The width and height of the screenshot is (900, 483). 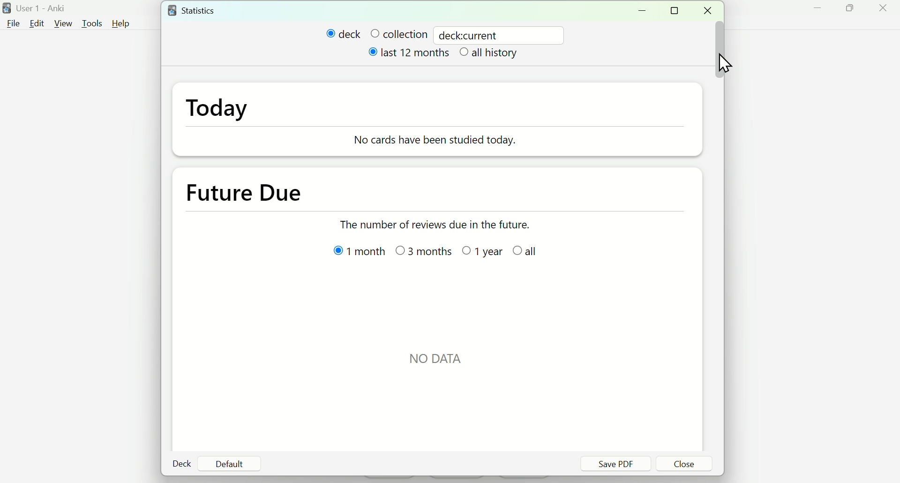 I want to click on Minimize, so click(x=816, y=12).